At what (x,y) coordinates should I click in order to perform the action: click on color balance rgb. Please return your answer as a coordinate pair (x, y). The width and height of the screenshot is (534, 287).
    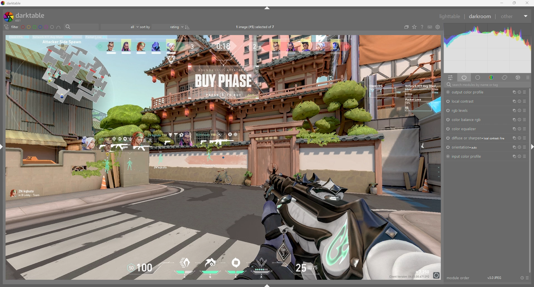
    Looking at the image, I should click on (468, 120).